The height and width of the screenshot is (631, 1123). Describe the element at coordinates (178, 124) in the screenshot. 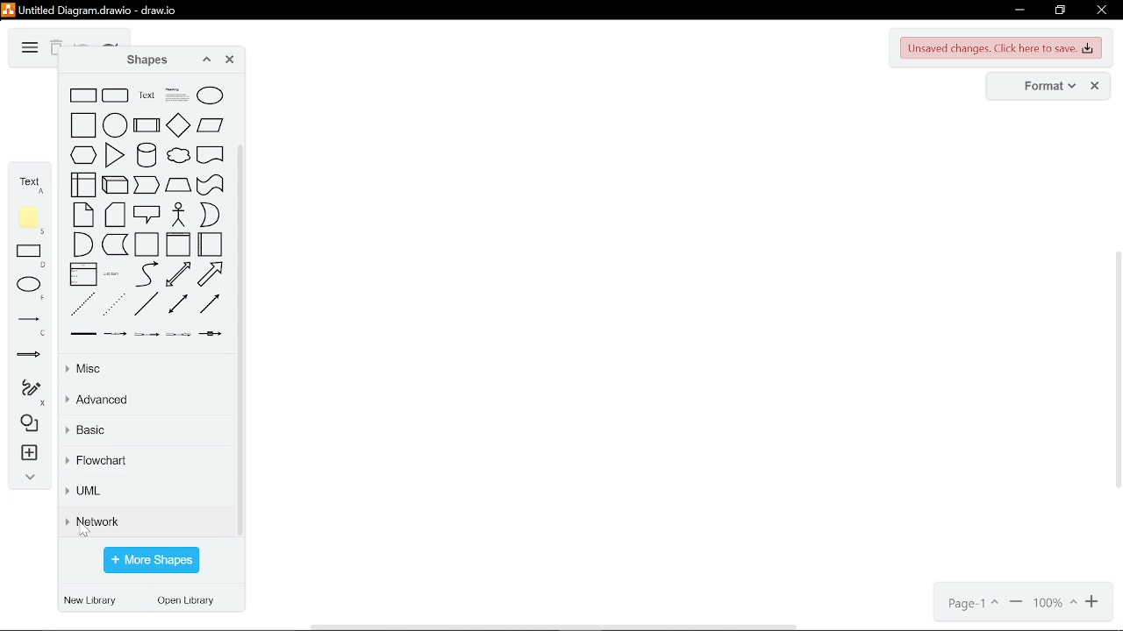

I see `diamond` at that location.